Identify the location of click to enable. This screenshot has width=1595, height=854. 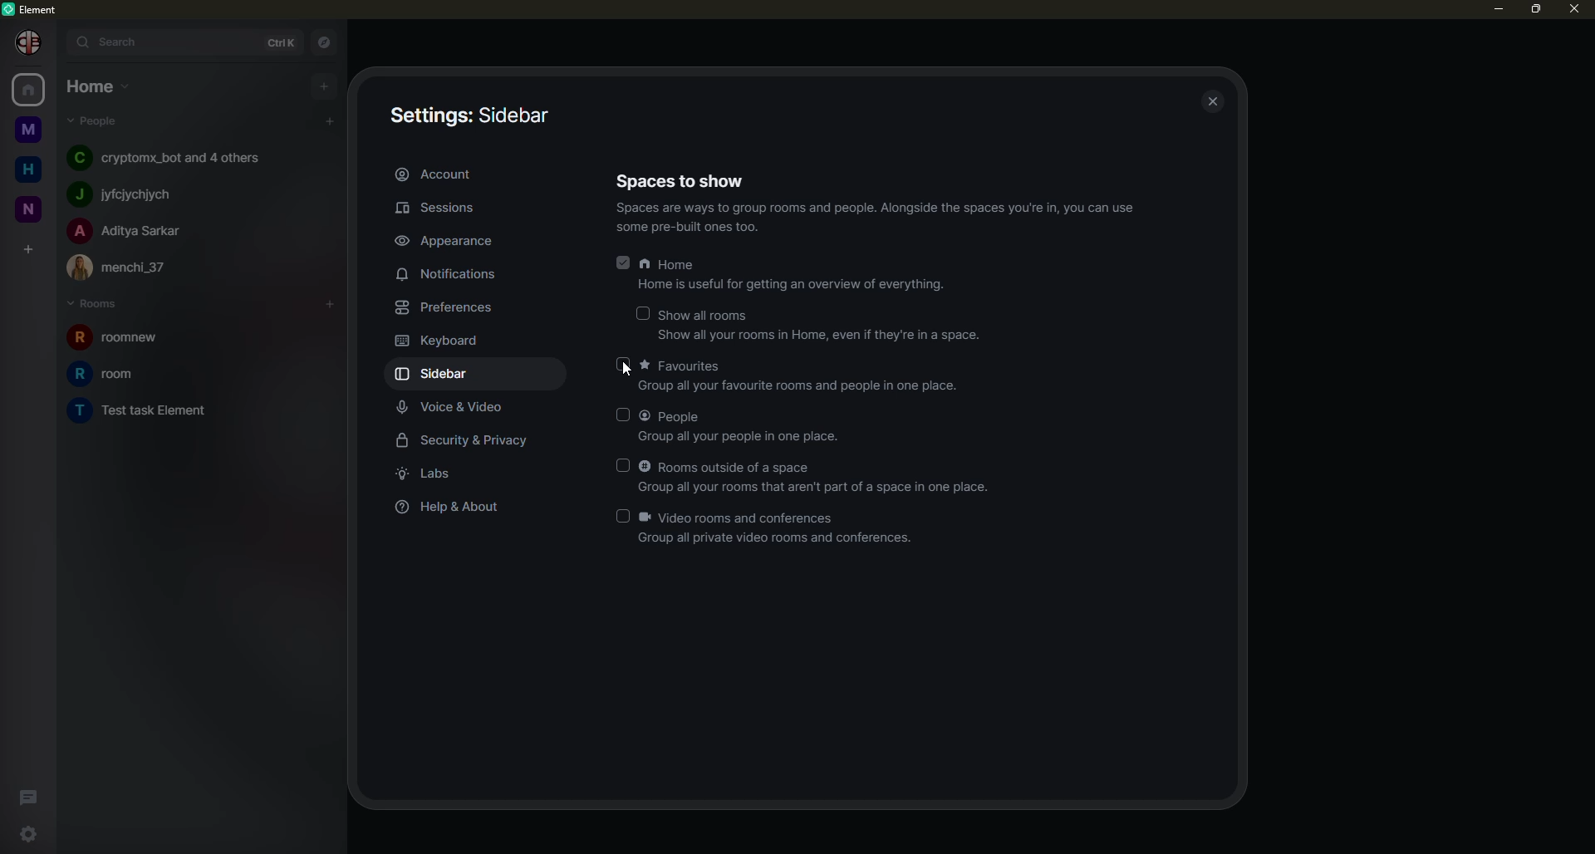
(621, 415).